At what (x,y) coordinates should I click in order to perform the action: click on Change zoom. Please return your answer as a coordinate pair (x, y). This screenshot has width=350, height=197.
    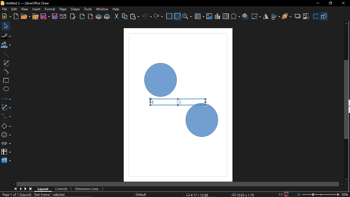
    Looking at the image, I should click on (319, 194).